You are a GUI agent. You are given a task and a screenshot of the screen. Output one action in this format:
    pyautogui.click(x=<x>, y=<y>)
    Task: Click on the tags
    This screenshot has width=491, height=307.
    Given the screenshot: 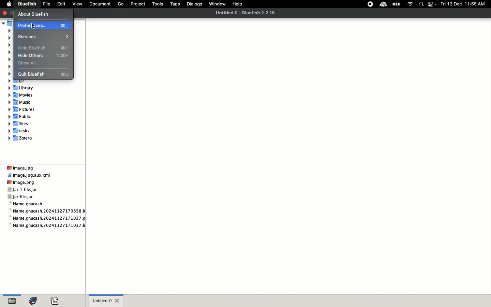 What is the action you would take?
    pyautogui.click(x=176, y=5)
    